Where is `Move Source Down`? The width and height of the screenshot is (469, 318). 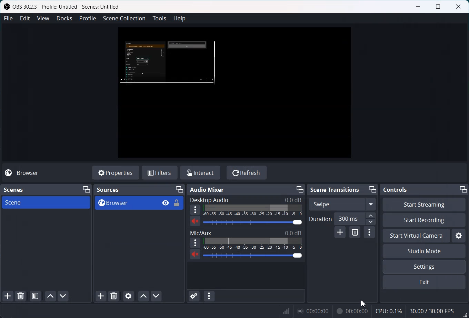 Move Source Down is located at coordinates (157, 296).